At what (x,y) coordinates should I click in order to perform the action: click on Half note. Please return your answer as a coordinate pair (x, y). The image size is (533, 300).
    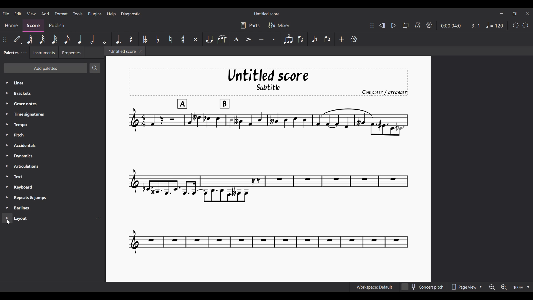
    Looking at the image, I should click on (92, 39).